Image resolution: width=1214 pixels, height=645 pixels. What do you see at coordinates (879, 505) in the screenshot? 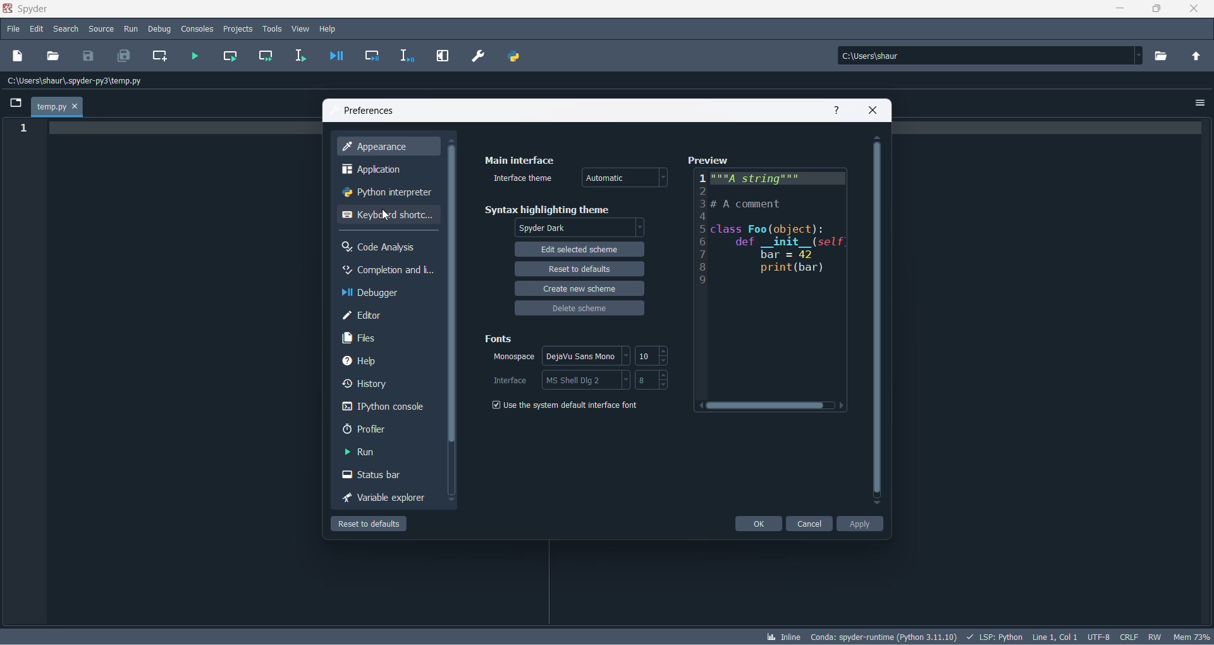
I see `move down` at bounding box center [879, 505].